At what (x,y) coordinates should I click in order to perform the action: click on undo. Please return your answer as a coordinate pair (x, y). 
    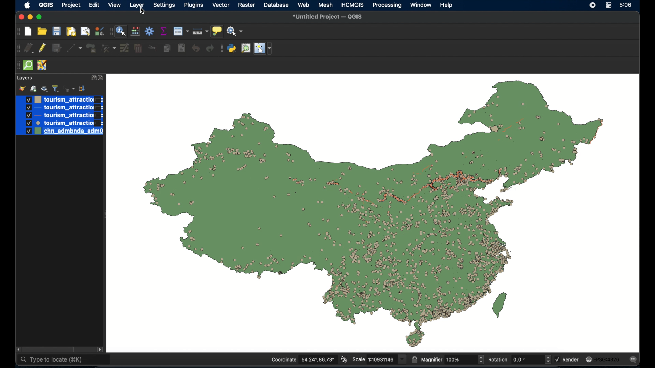
    Looking at the image, I should click on (195, 48).